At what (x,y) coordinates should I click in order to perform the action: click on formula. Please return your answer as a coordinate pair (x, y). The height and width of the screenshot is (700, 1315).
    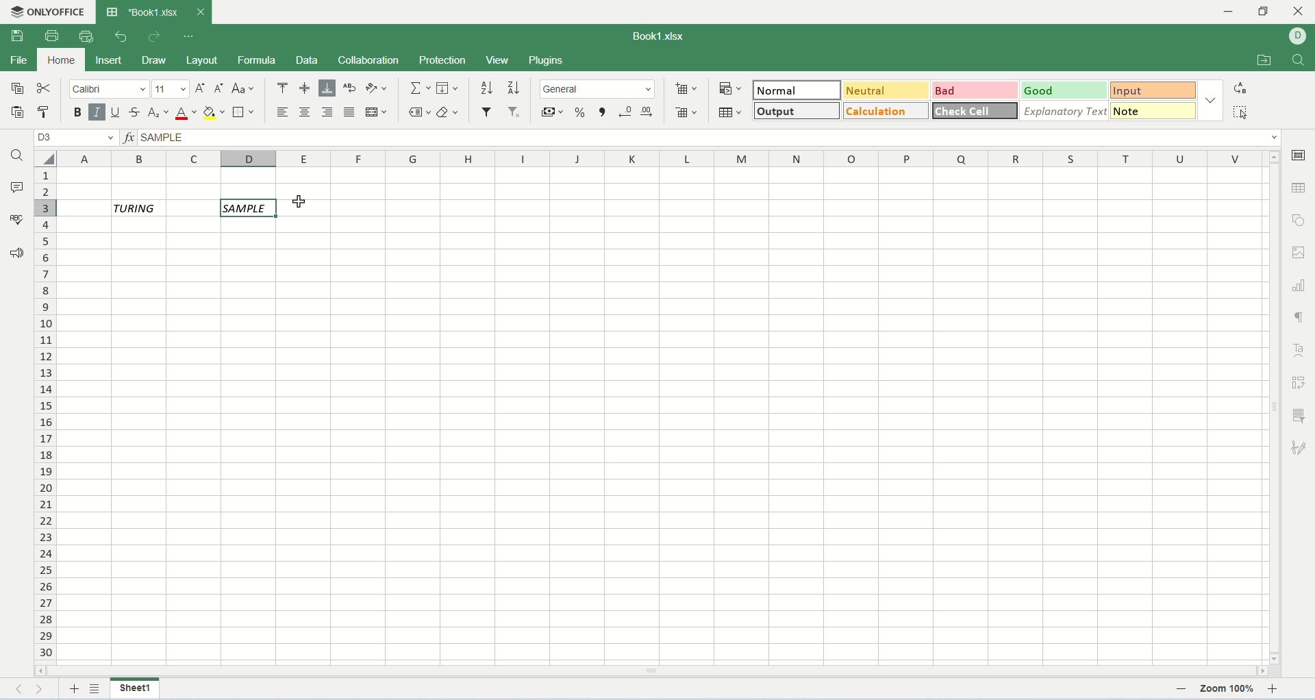
    Looking at the image, I should click on (258, 62).